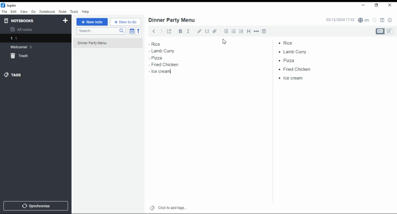  Describe the element at coordinates (234, 31) in the screenshot. I see `numbered list` at that location.